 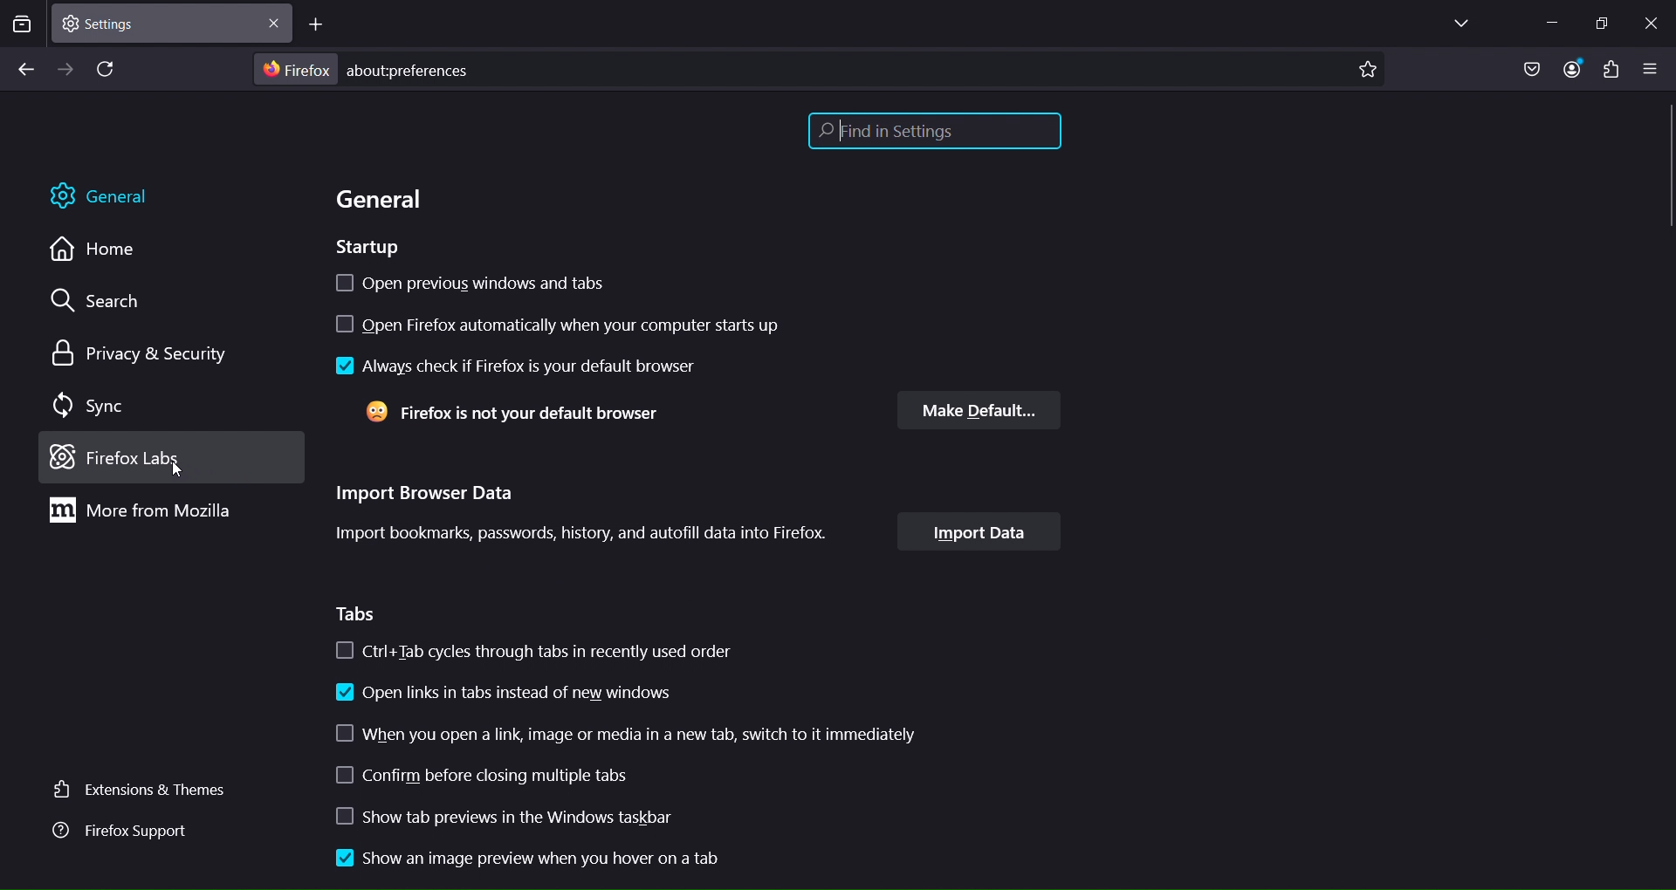 I want to click on show tab preview in the windows taskbar, so click(x=533, y=819).